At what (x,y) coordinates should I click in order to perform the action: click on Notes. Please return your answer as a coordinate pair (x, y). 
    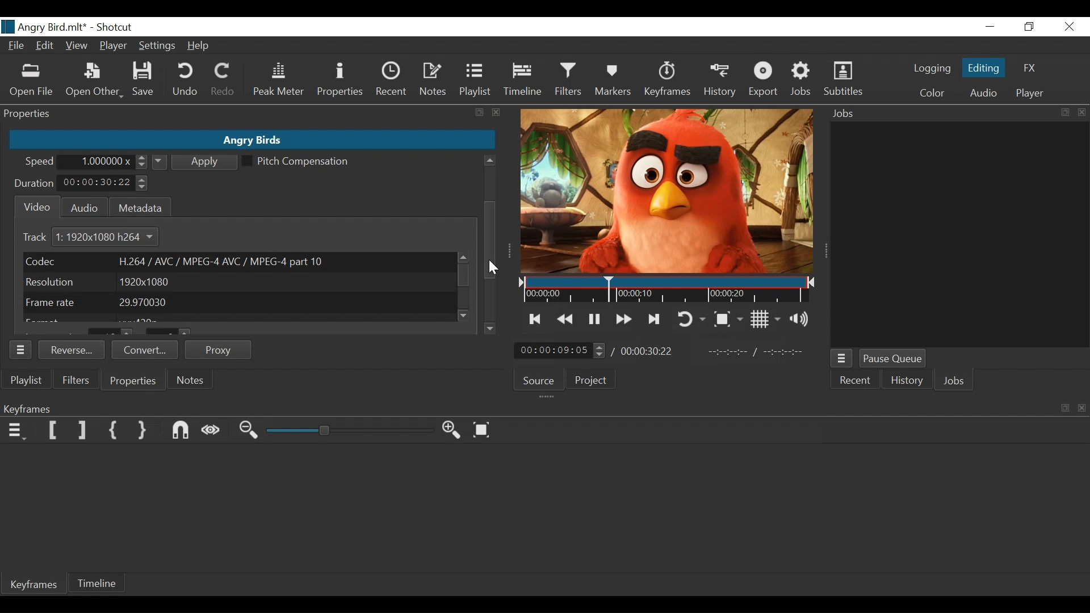
    Looking at the image, I should click on (434, 81).